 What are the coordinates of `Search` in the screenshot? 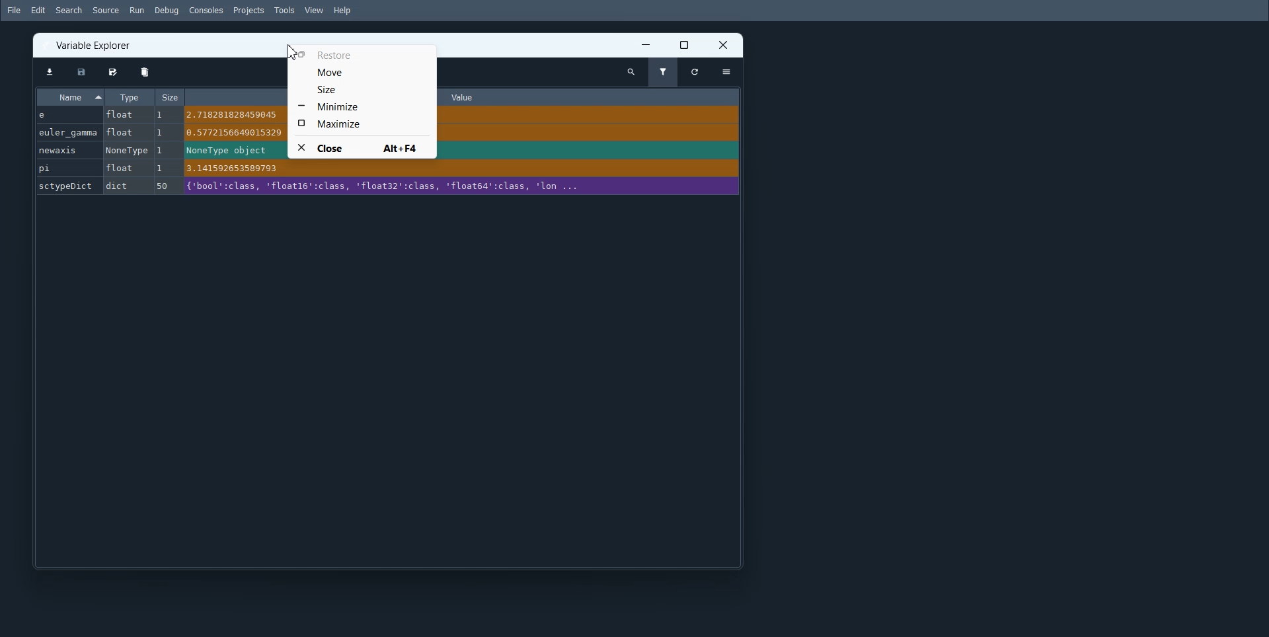 It's located at (69, 10).